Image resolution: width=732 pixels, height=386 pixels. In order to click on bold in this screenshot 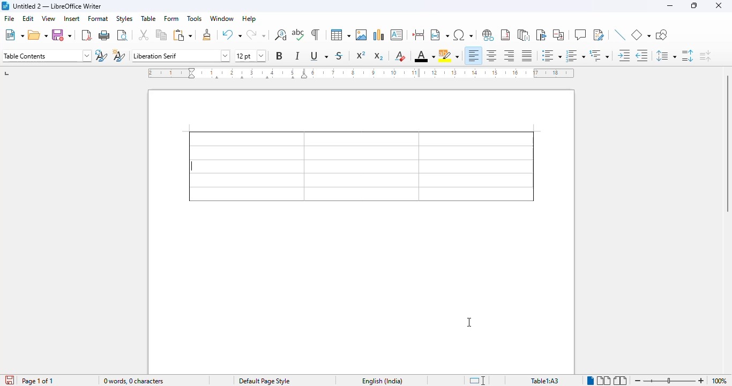, I will do `click(280, 55)`.